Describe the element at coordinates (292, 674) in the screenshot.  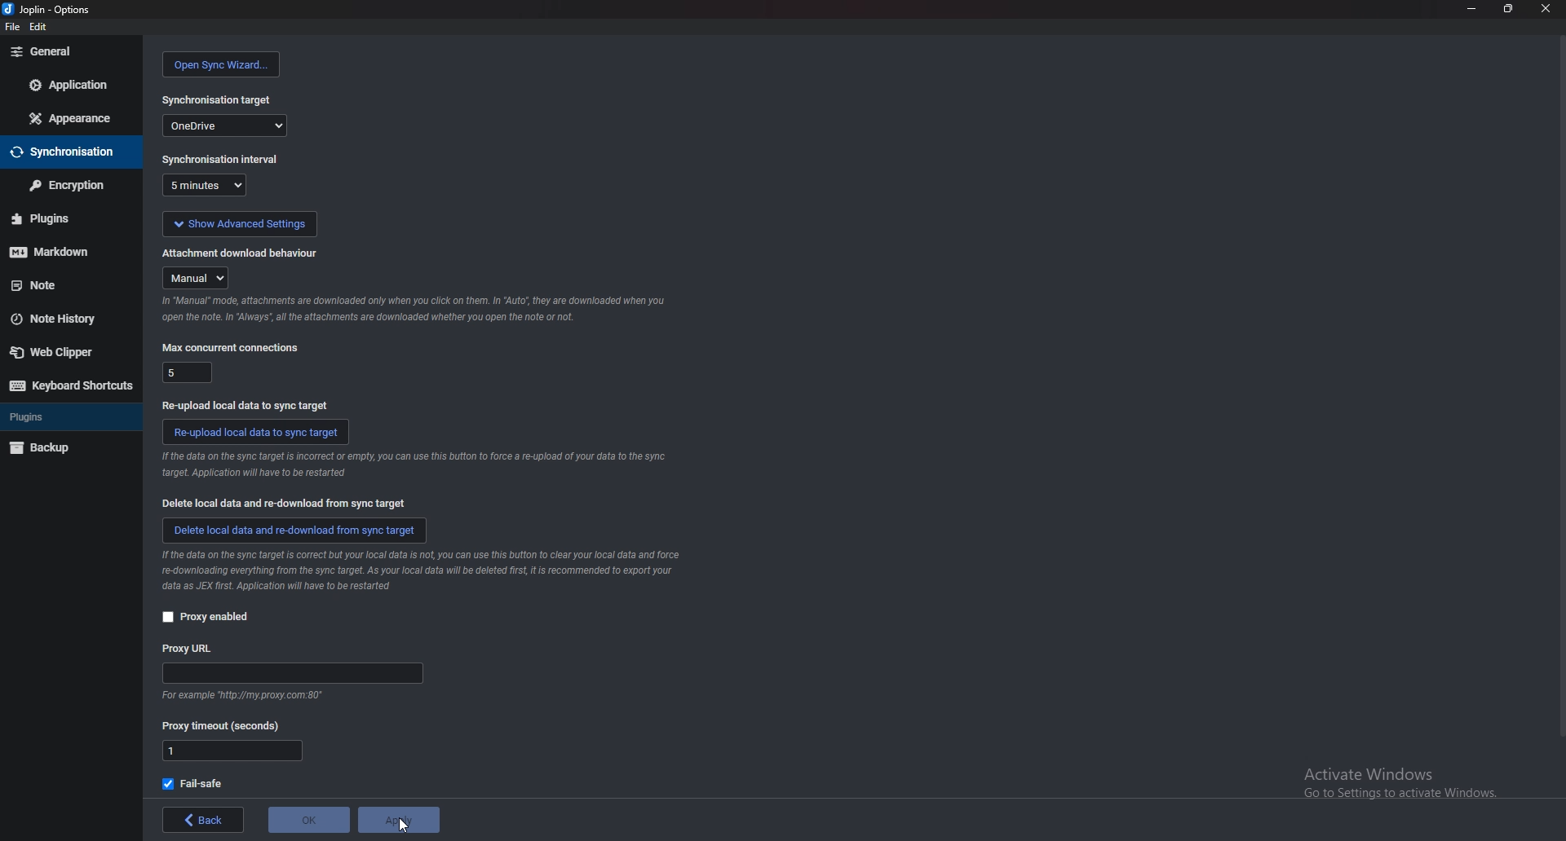
I see `path url` at that location.